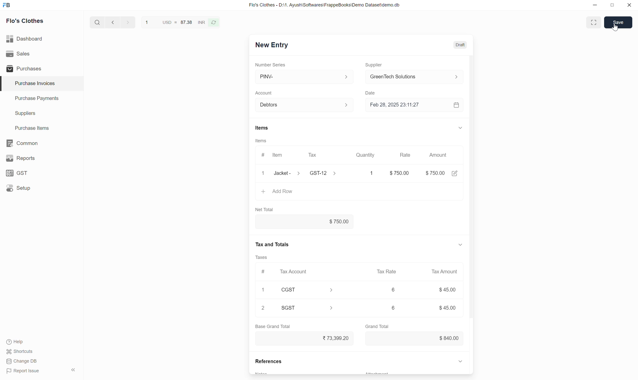 The height and width of the screenshot is (380, 638). What do you see at coordinates (460, 361) in the screenshot?
I see `Collapse` at bounding box center [460, 361].